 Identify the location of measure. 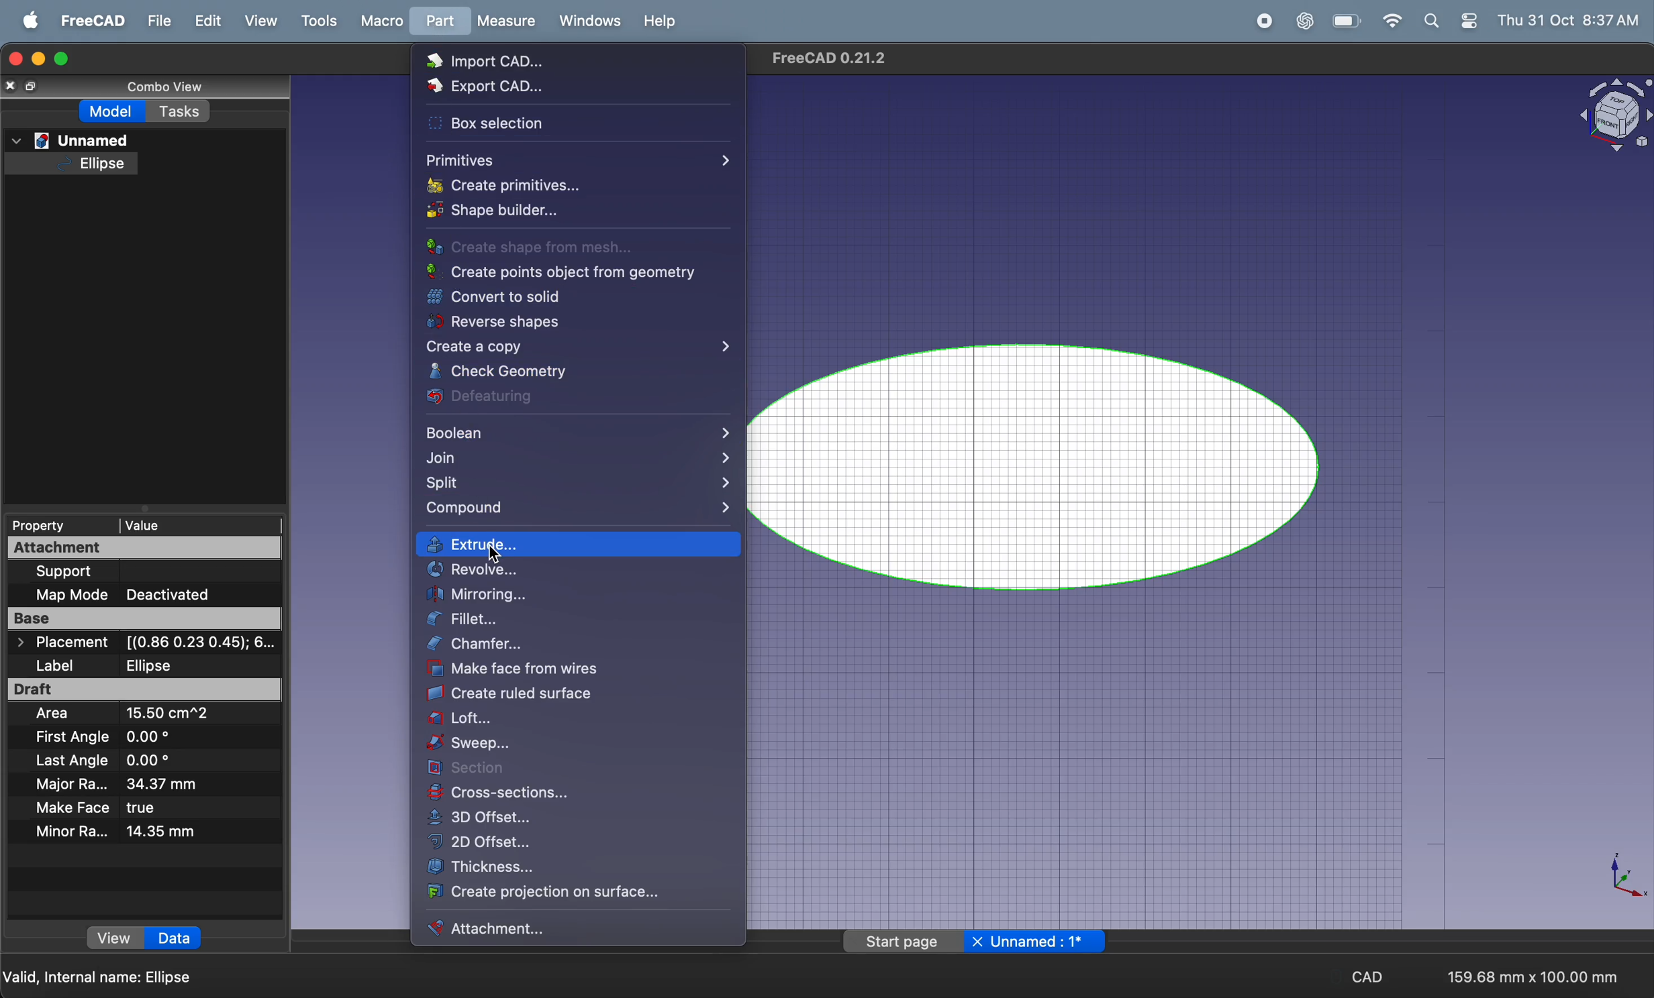
(499, 21).